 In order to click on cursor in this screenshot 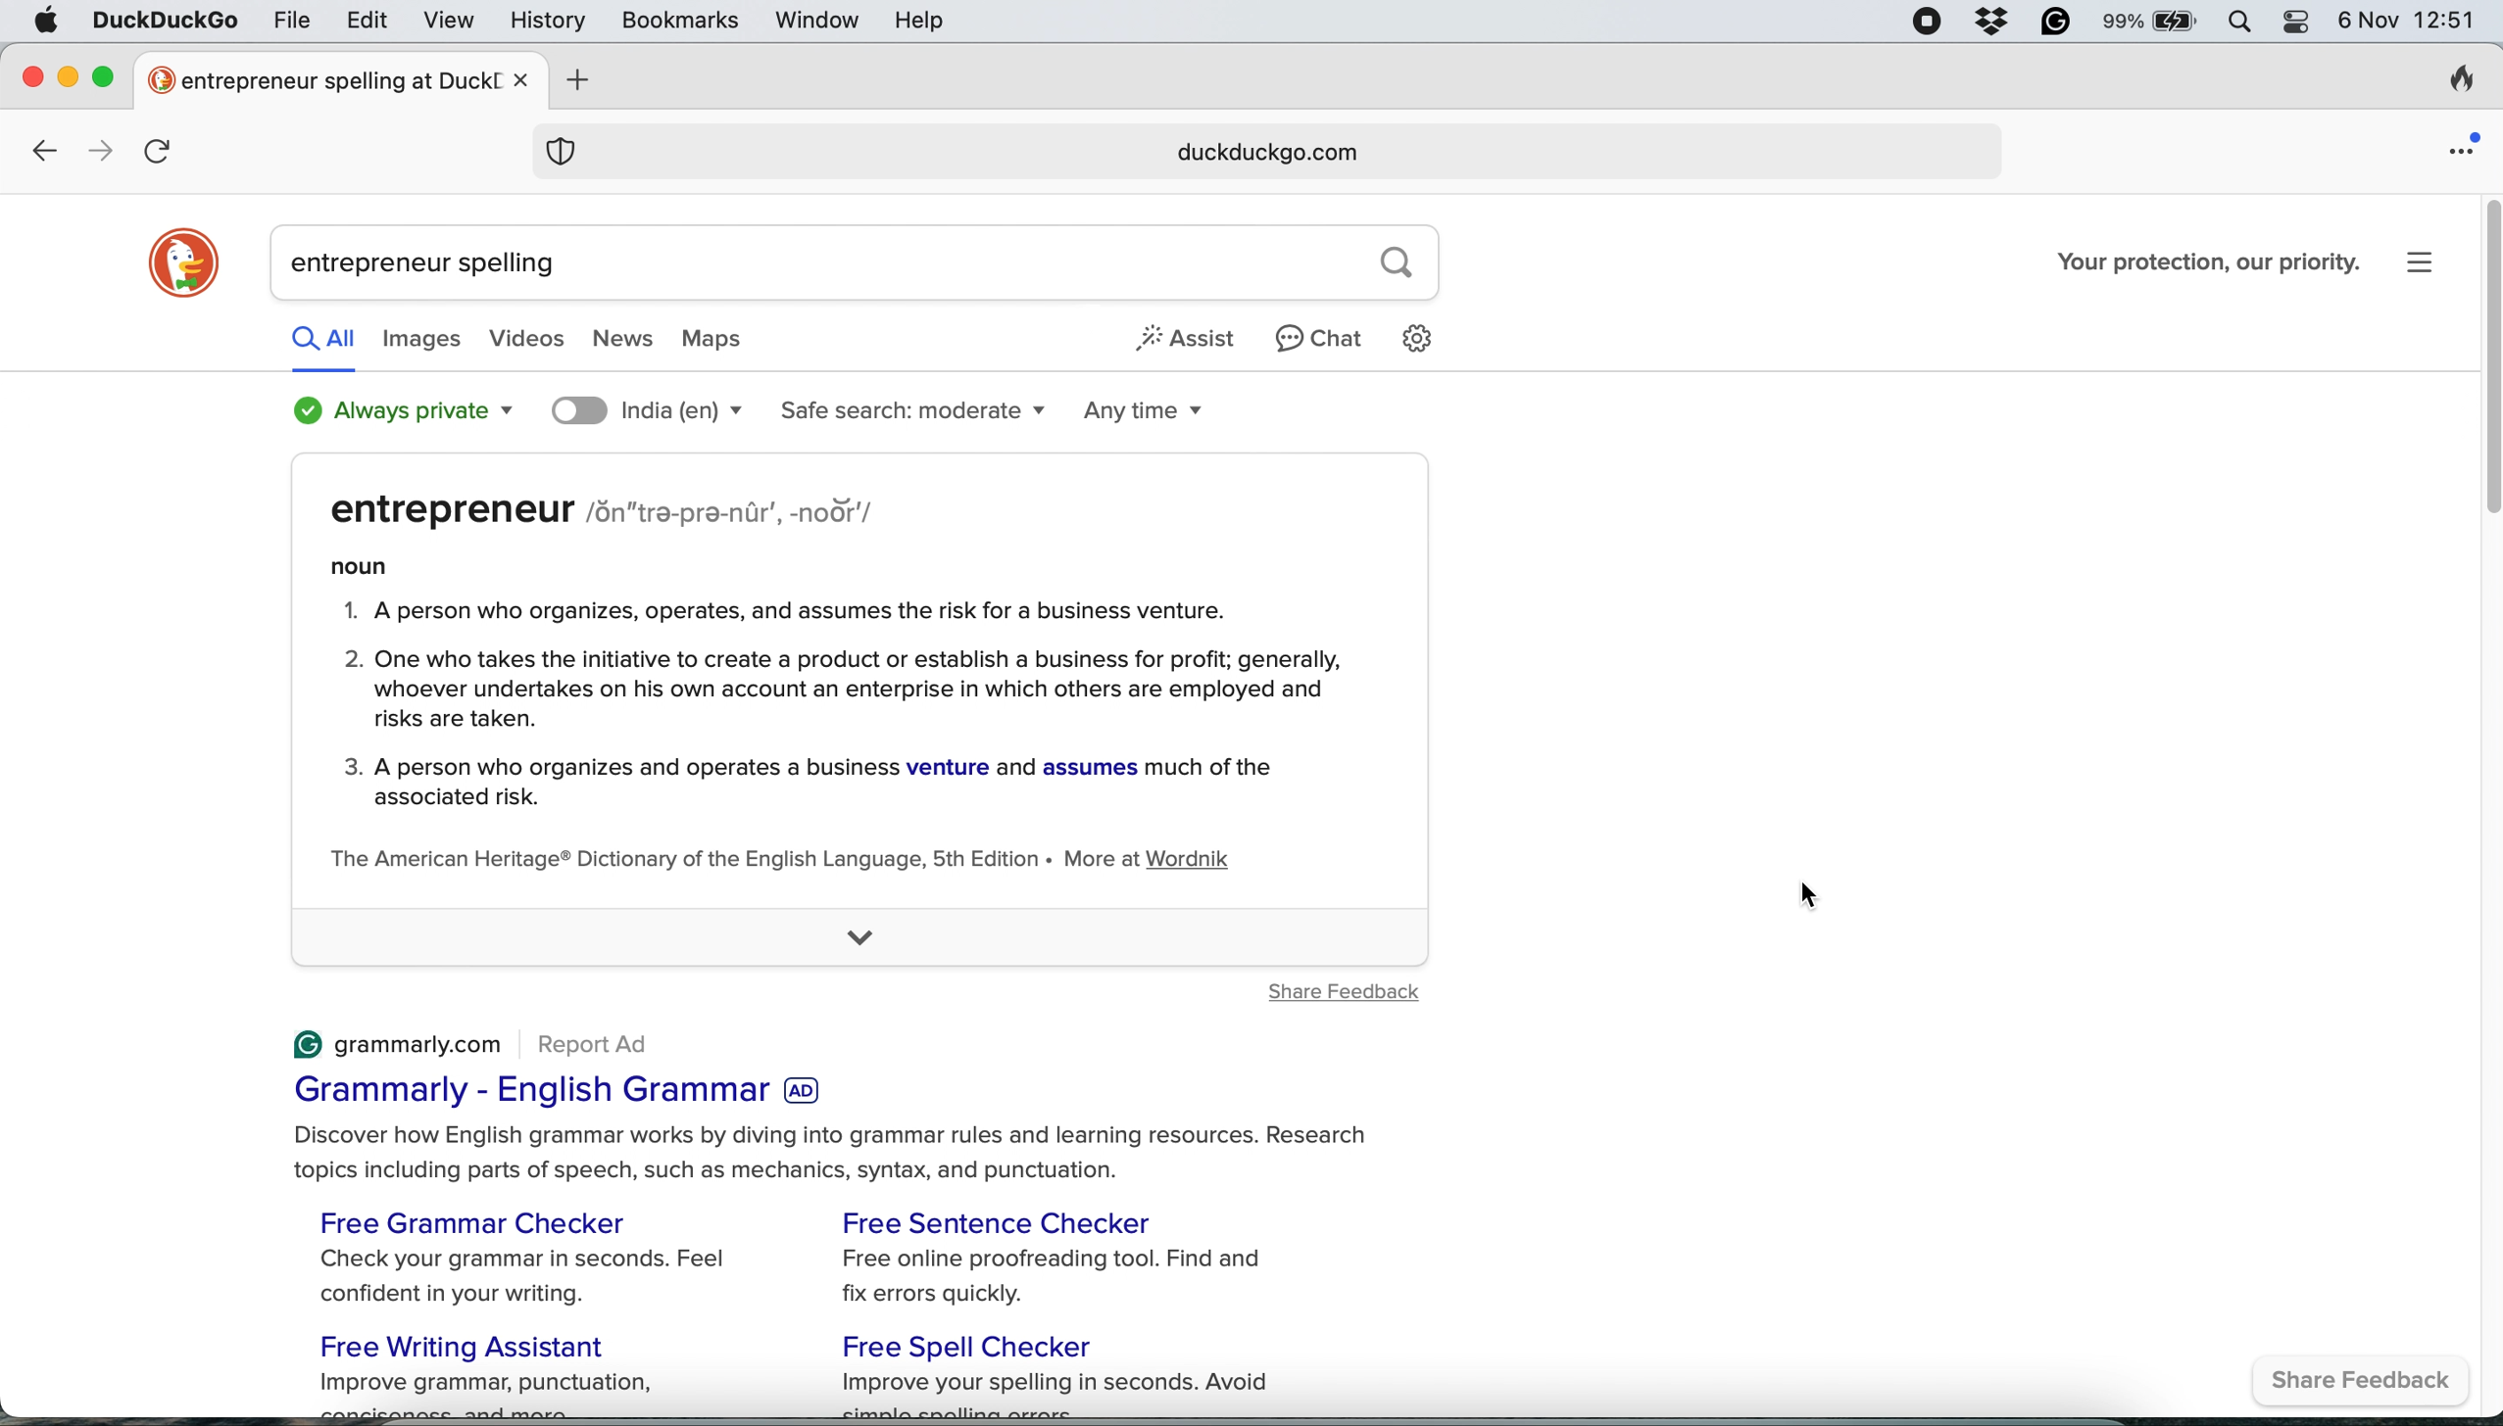, I will do `click(1793, 902)`.